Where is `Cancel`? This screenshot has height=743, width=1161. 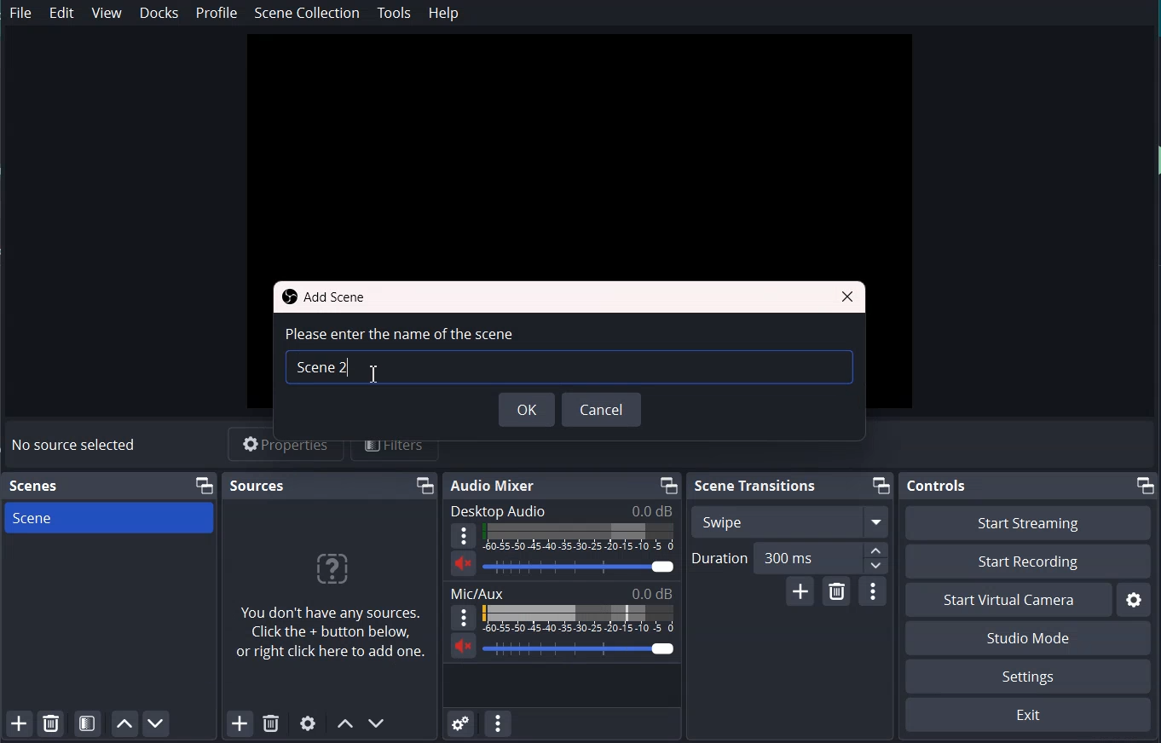 Cancel is located at coordinates (602, 411).